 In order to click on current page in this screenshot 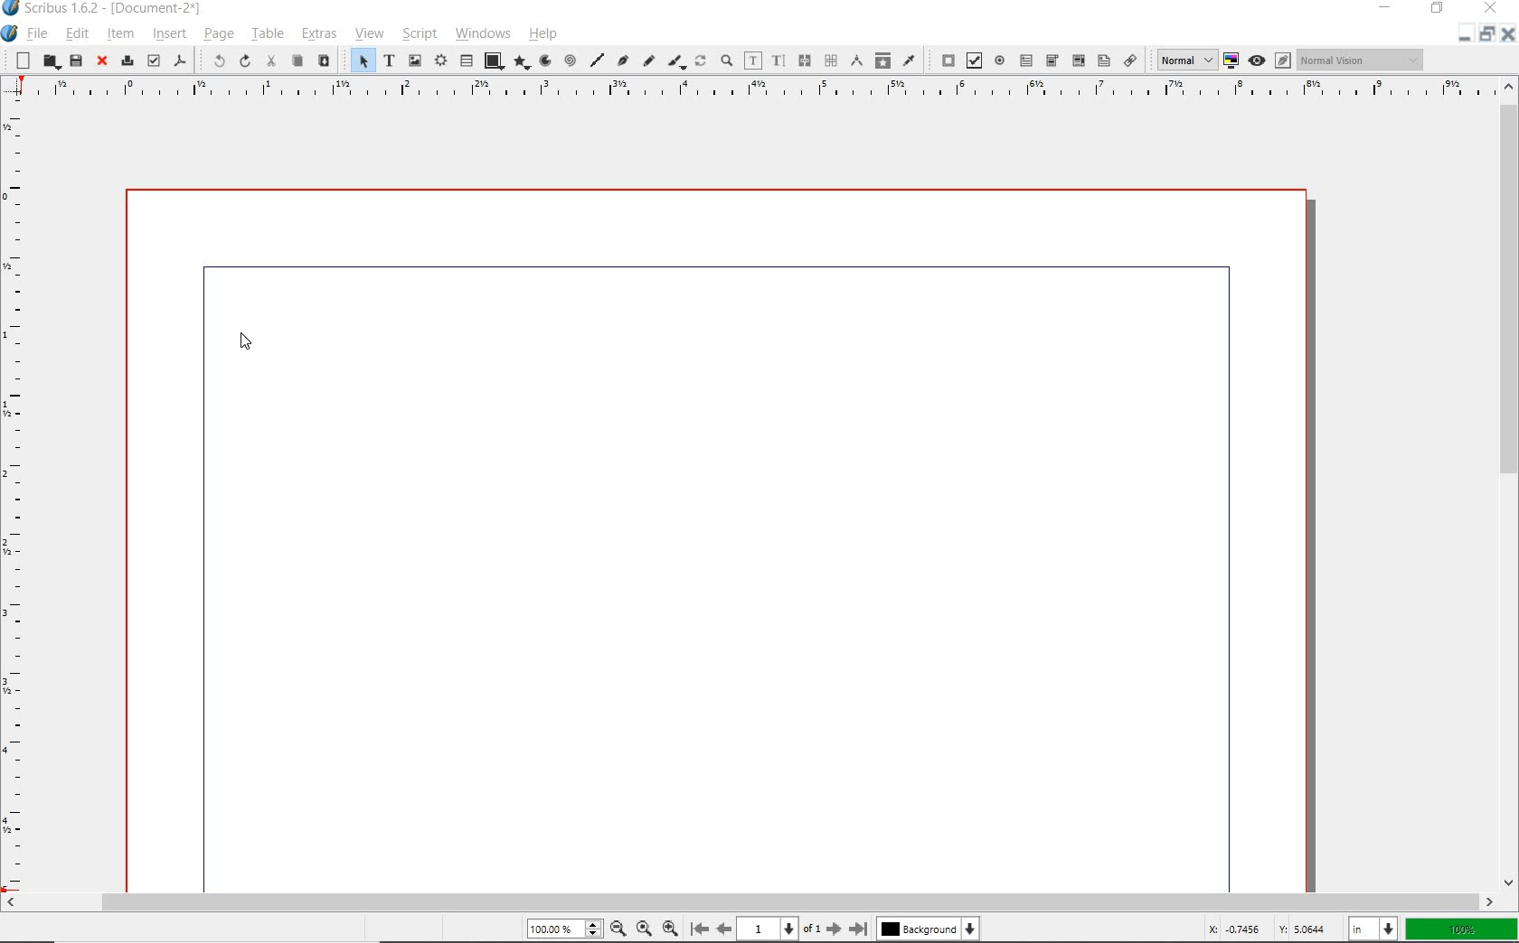, I will do `click(779, 929)`.